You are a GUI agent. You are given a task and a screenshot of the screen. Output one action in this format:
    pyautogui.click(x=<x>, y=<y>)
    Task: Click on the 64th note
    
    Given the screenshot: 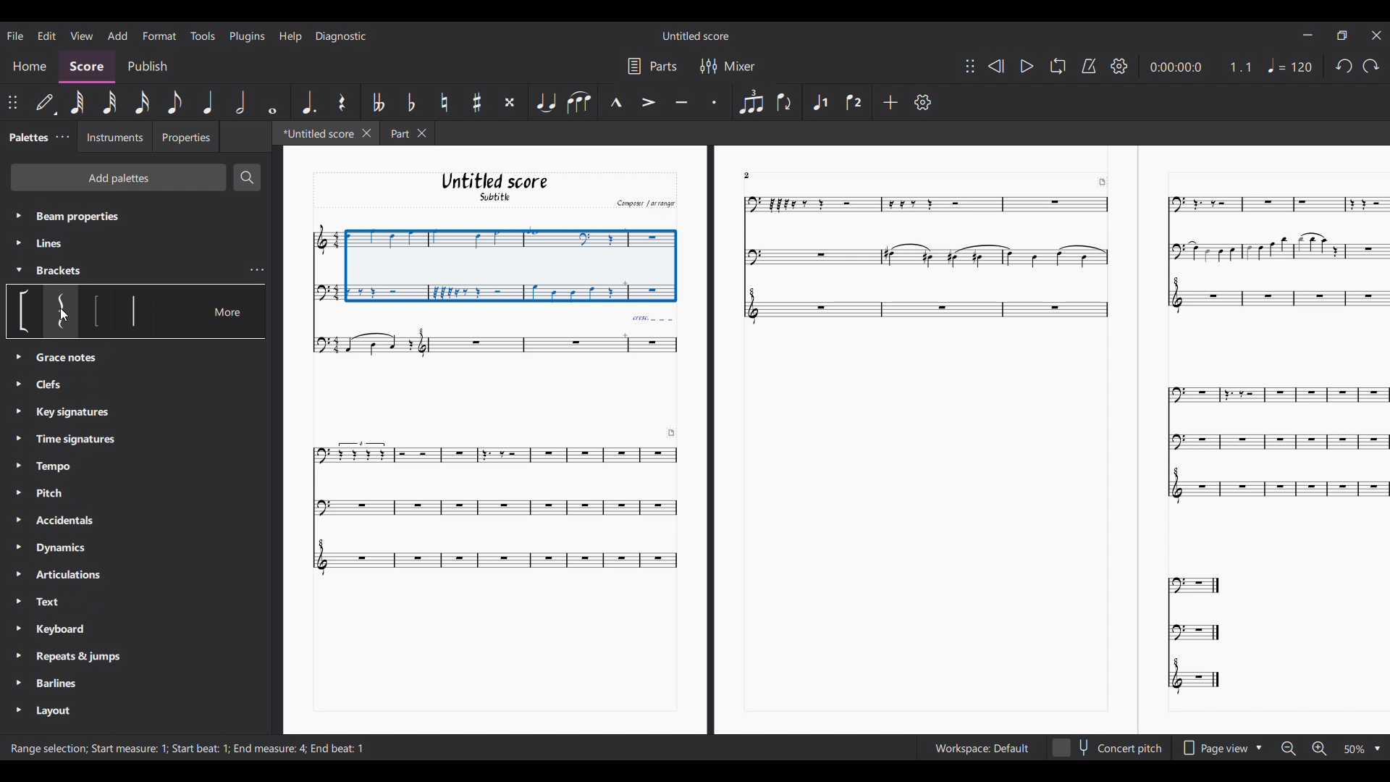 What is the action you would take?
    pyautogui.click(x=80, y=103)
    